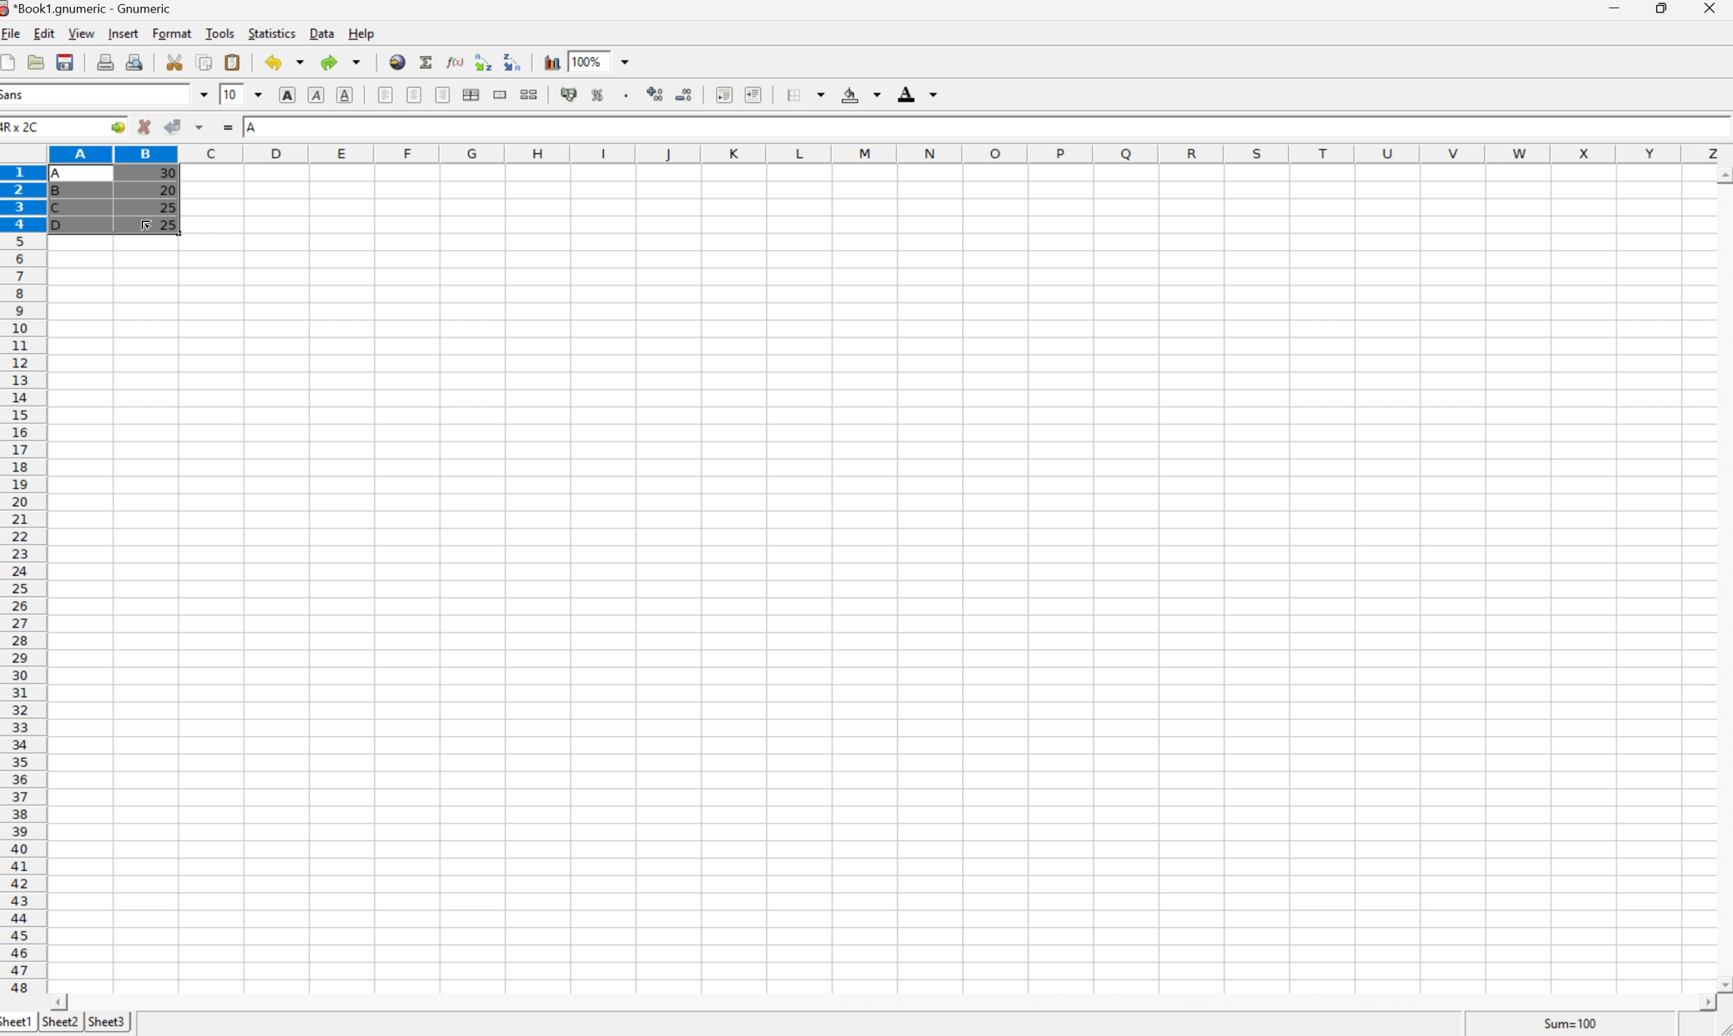  What do you see at coordinates (173, 34) in the screenshot?
I see `Format` at bounding box center [173, 34].